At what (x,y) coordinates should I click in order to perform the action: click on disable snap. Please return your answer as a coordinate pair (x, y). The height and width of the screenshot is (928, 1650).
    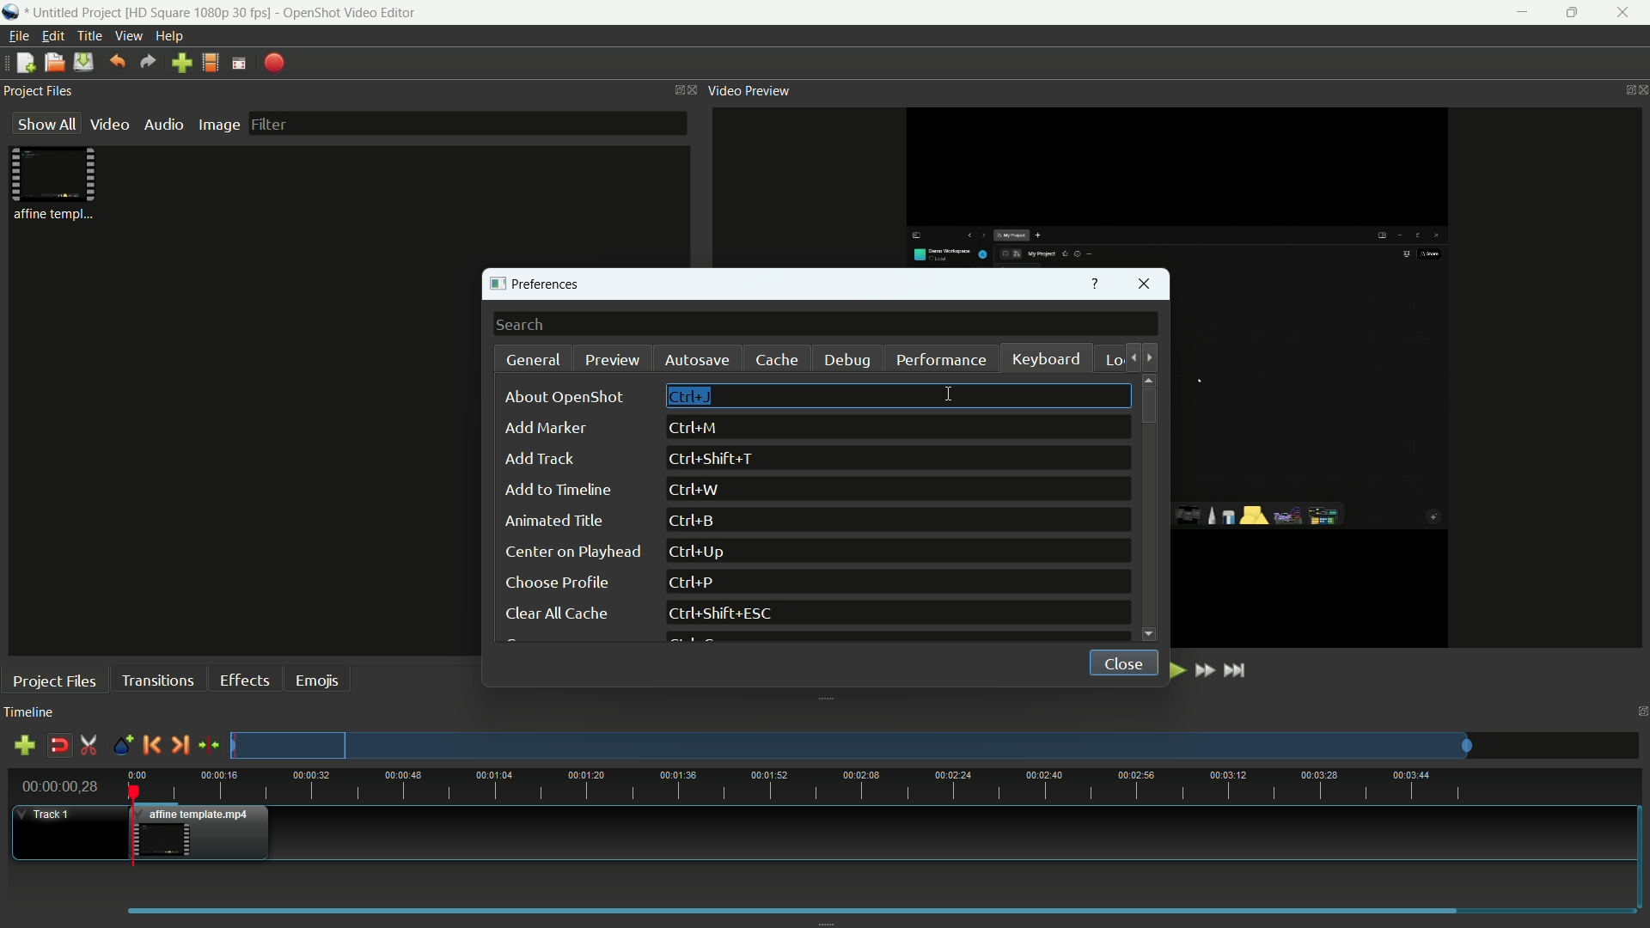
    Looking at the image, I should click on (58, 746).